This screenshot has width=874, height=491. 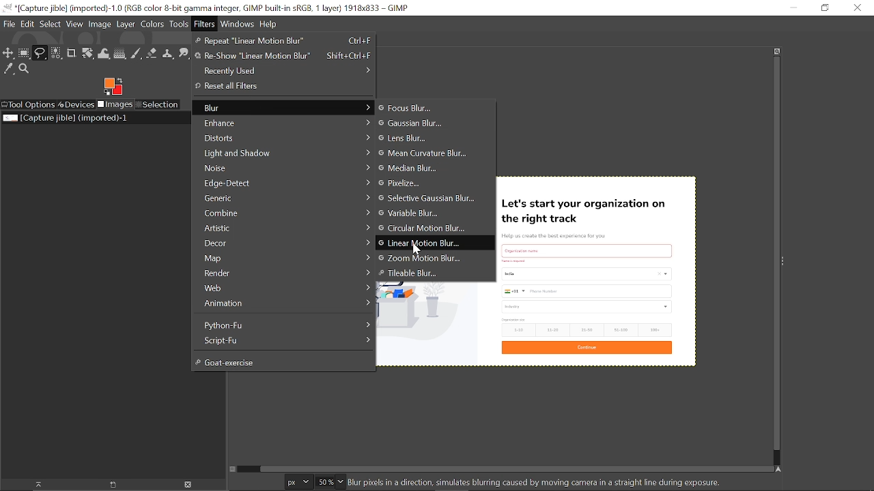 What do you see at coordinates (179, 25) in the screenshot?
I see `Tools` at bounding box center [179, 25].